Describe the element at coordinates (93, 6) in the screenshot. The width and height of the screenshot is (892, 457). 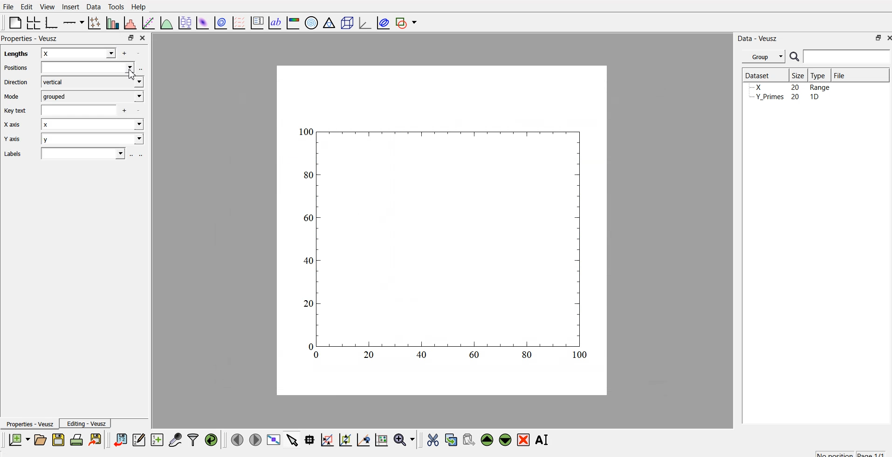
I see `Data` at that location.